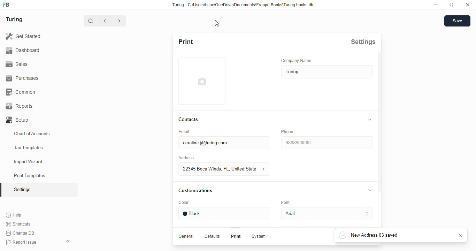  Describe the element at coordinates (21, 242) in the screenshot. I see `report issue` at that location.